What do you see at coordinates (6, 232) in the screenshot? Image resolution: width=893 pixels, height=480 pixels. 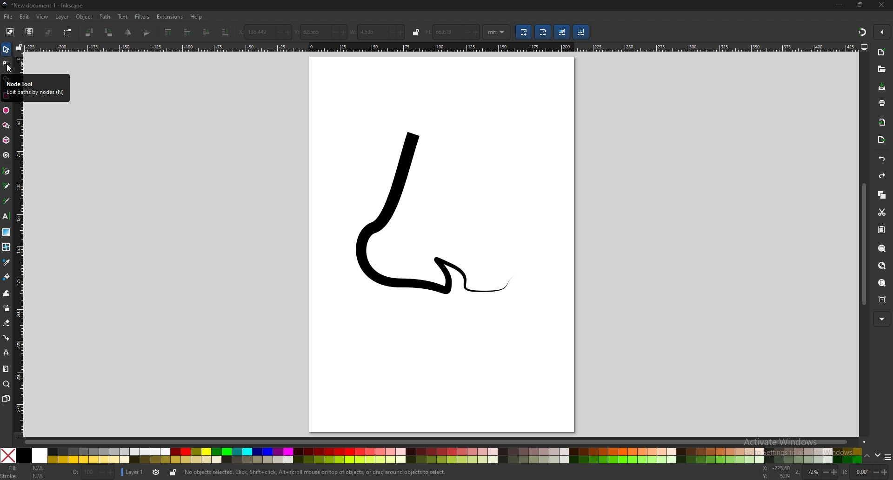 I see `gradient` at bounding box center [6, 232].